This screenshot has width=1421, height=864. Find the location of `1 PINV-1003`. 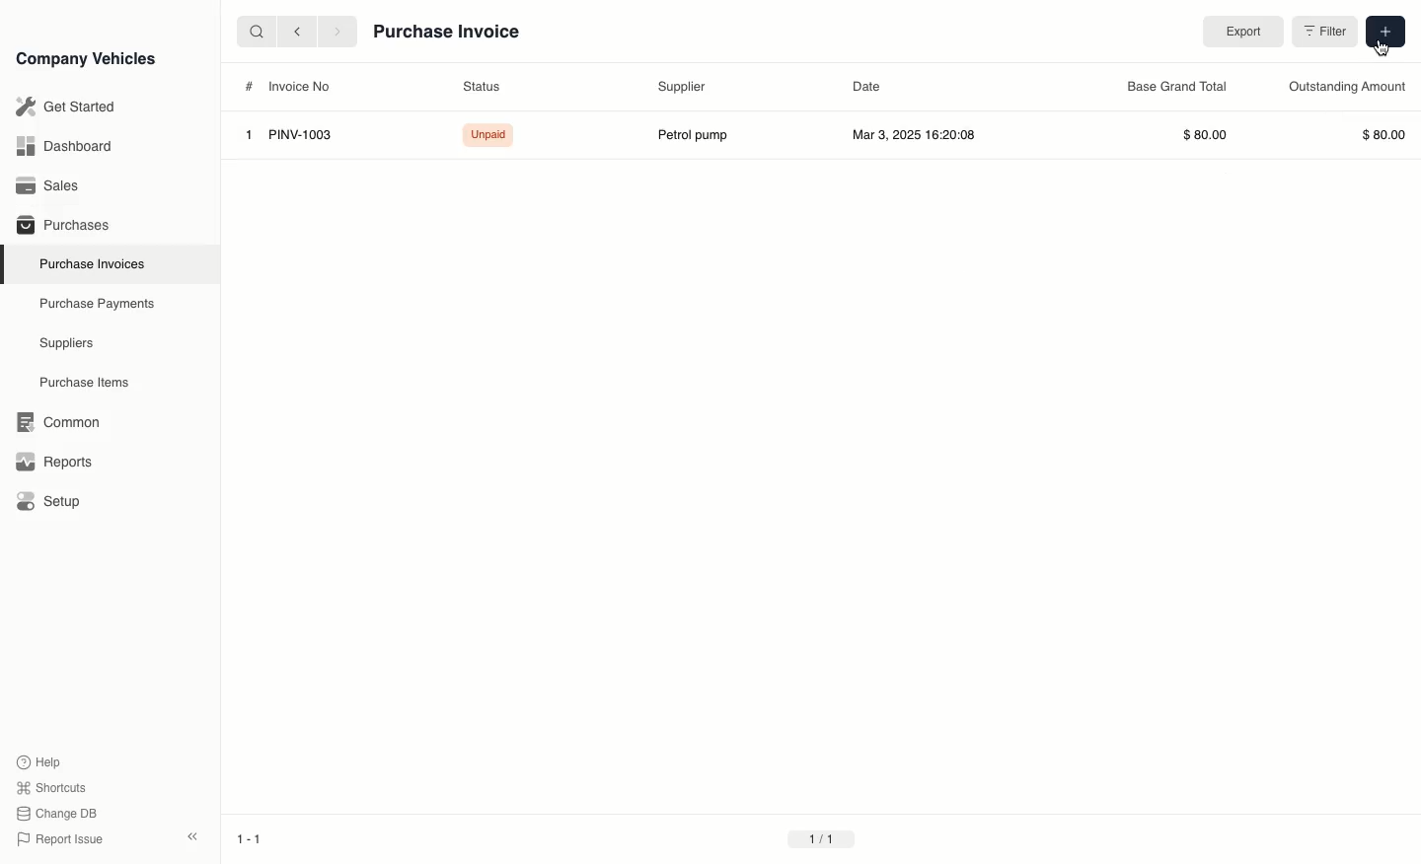

1 PINV-1003 is located at coordinates (282, 135).